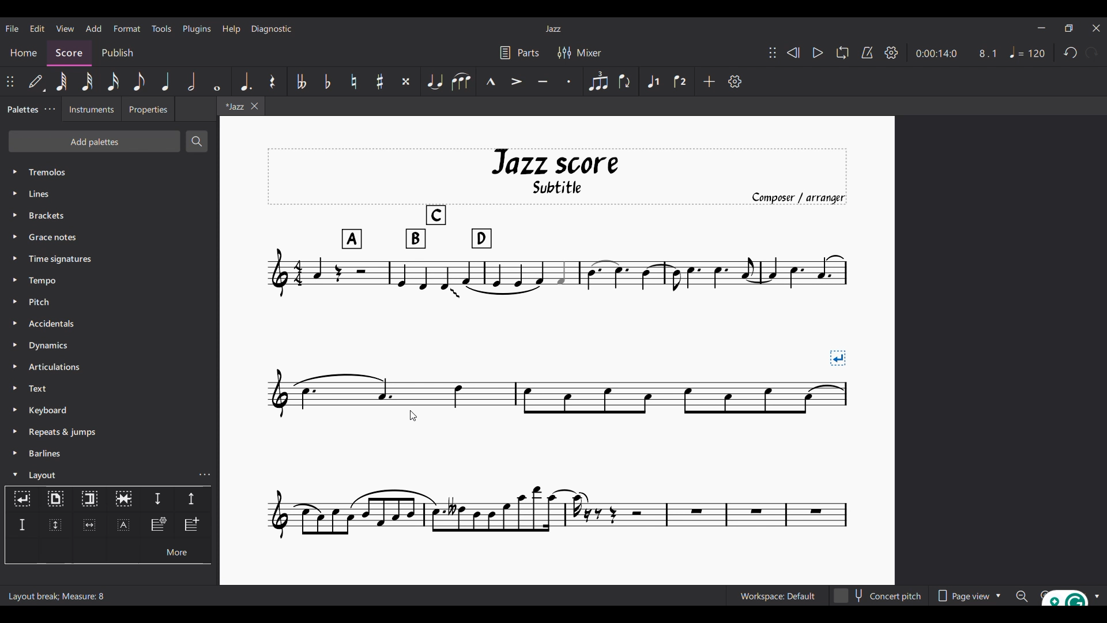  I want to click on More, so click(175, 551).